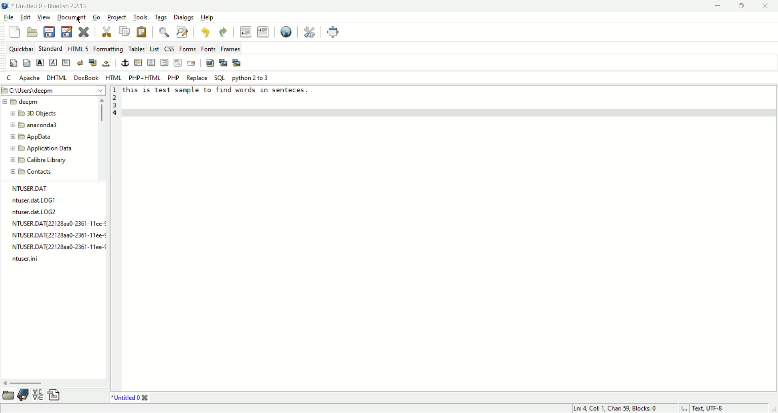 The width and height of the screenshot is (778, 413). Describe the element at coordinates (23, 396) in the screenshot. I see `bookmarks` at that location.